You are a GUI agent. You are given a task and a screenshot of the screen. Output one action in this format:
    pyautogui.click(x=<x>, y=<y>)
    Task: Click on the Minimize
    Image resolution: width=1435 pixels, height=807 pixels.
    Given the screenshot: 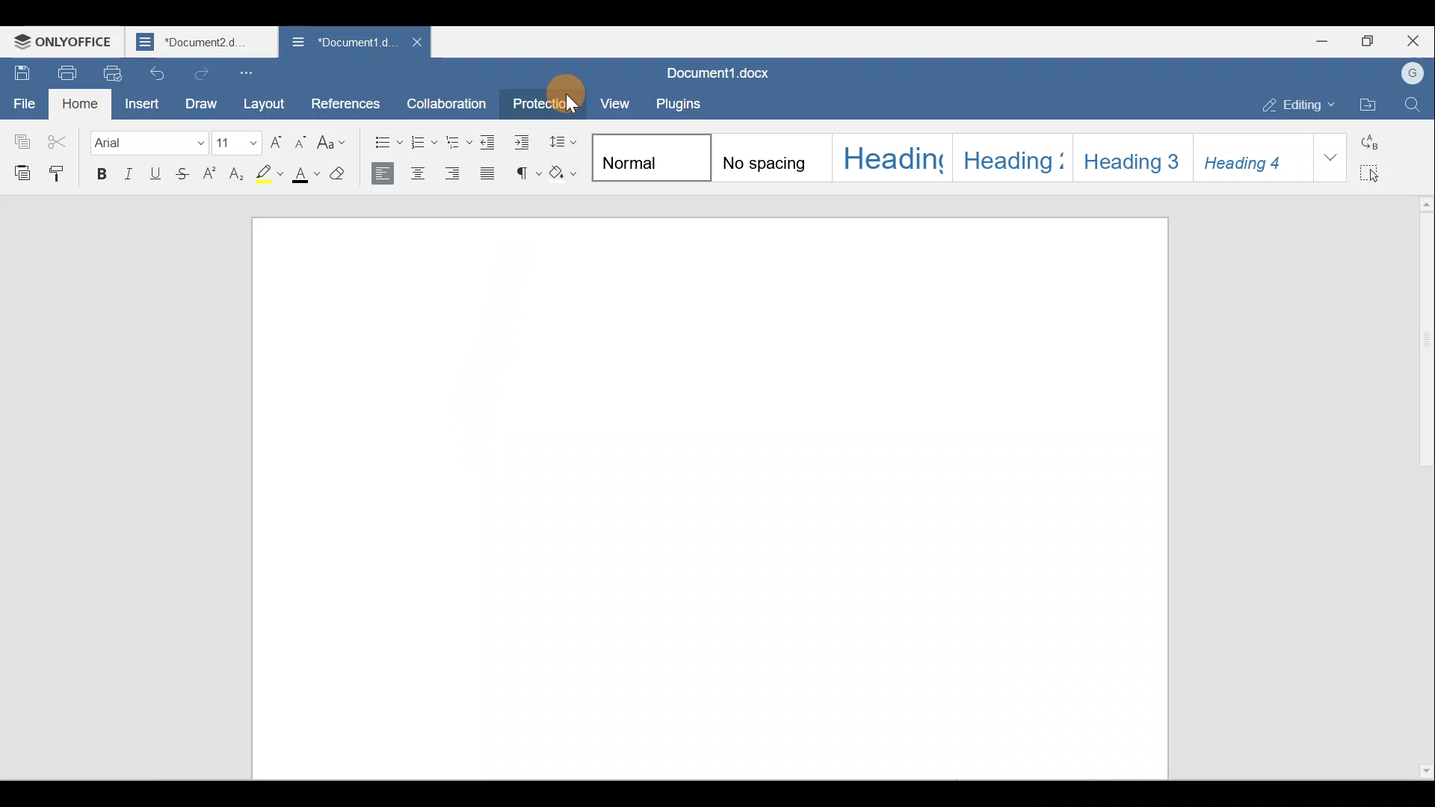 What is the action you would take?
    pyautogui.click(x=1311, y=40)
    